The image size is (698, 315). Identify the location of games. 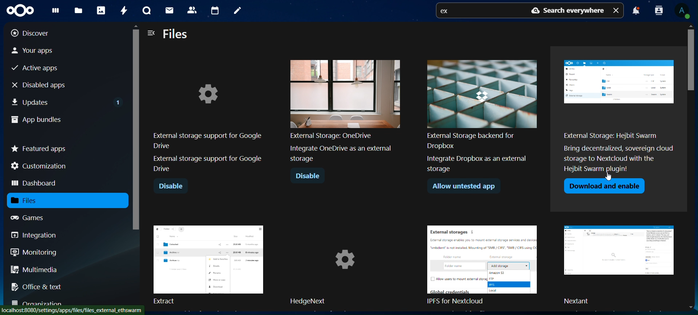
(34, 218).